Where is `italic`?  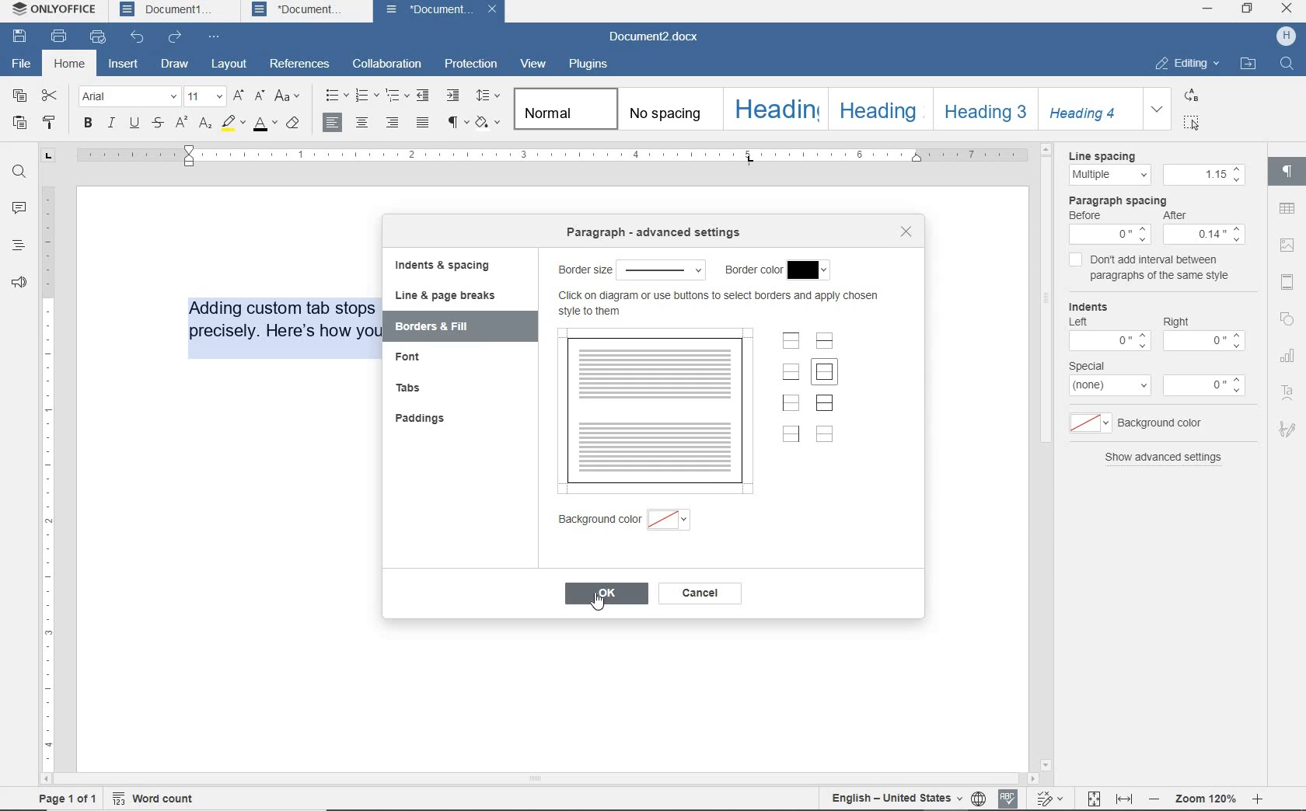 italic is located at coordinates (112, 124).